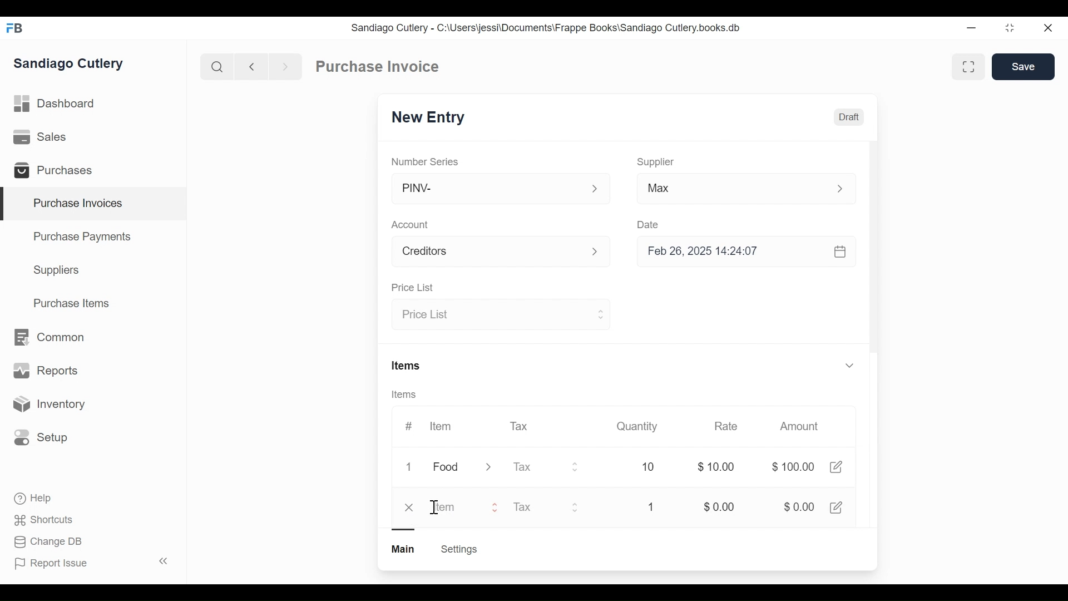  What do you see at coordinates (839, 506) in the screenshot?
I see `Edit` at bounding box center [839, 506].